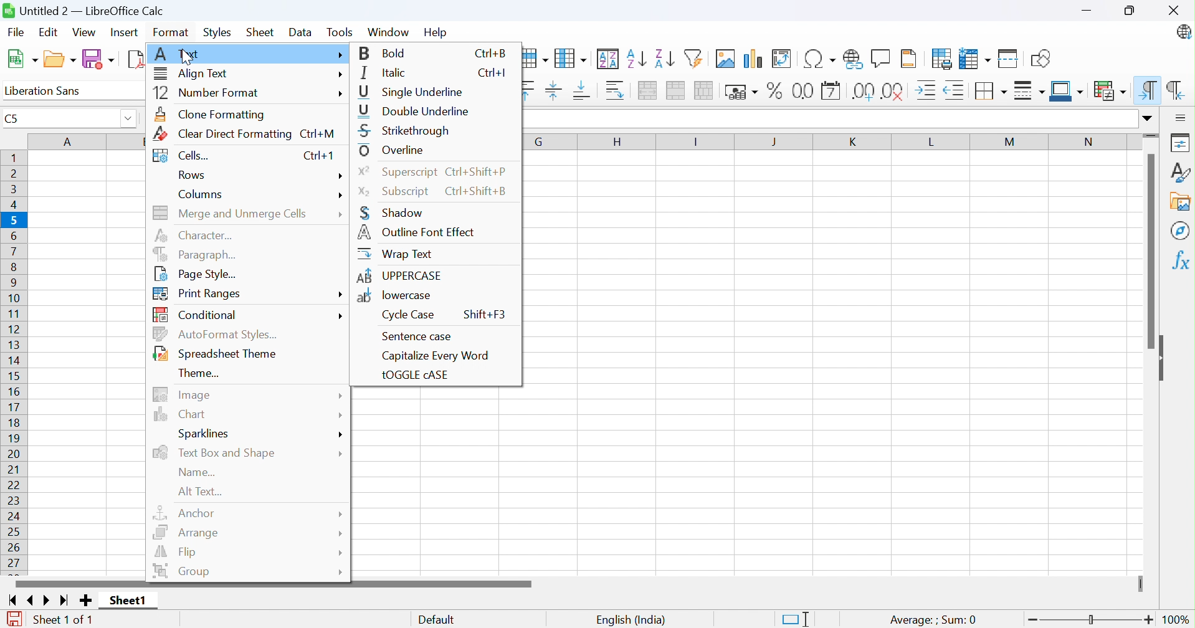  Describe the element at coordinates (418, 232) in the screenshot. I see `Outline font effect` at that location.